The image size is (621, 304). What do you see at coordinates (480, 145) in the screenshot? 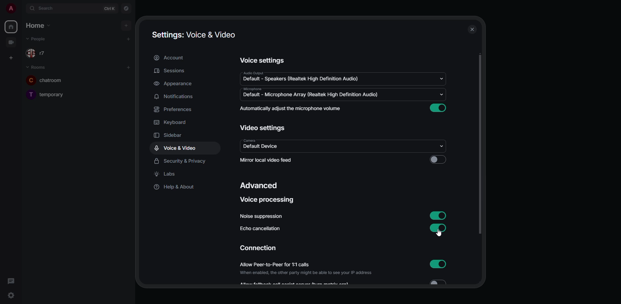
I see `scroll bar` at bounding box center [480, 145].